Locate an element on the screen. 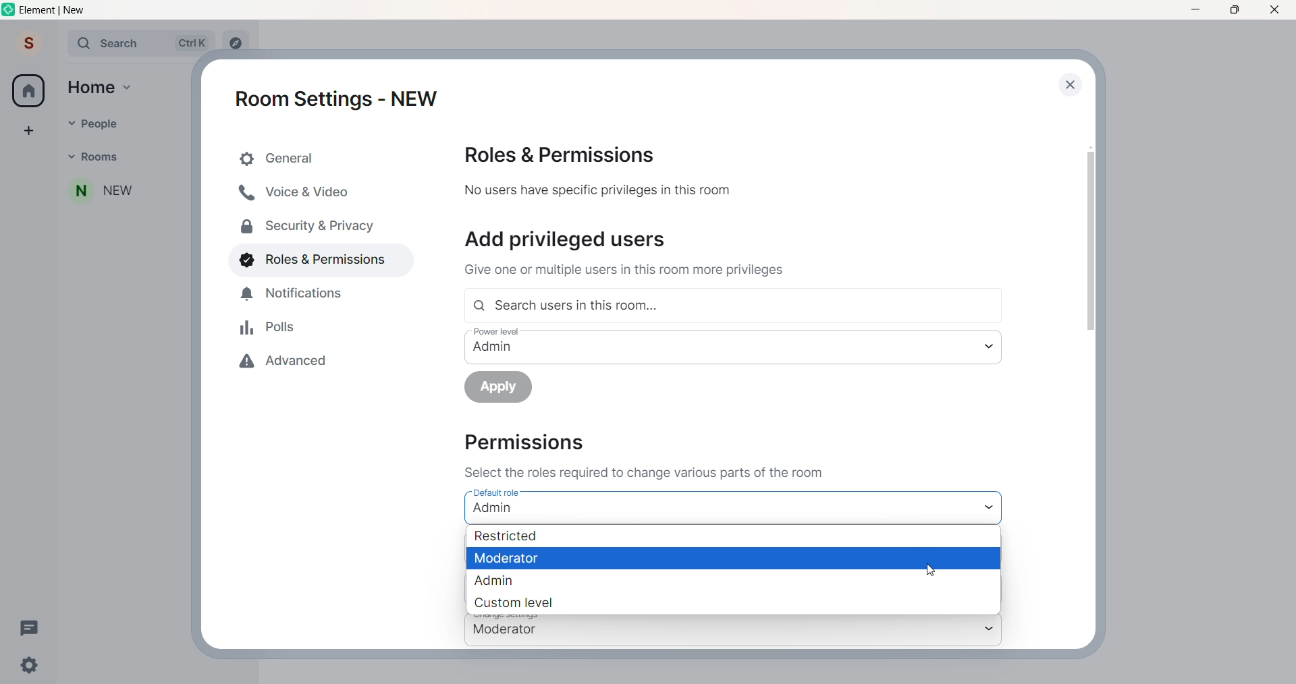  close is located at coordinates (1277, 9).